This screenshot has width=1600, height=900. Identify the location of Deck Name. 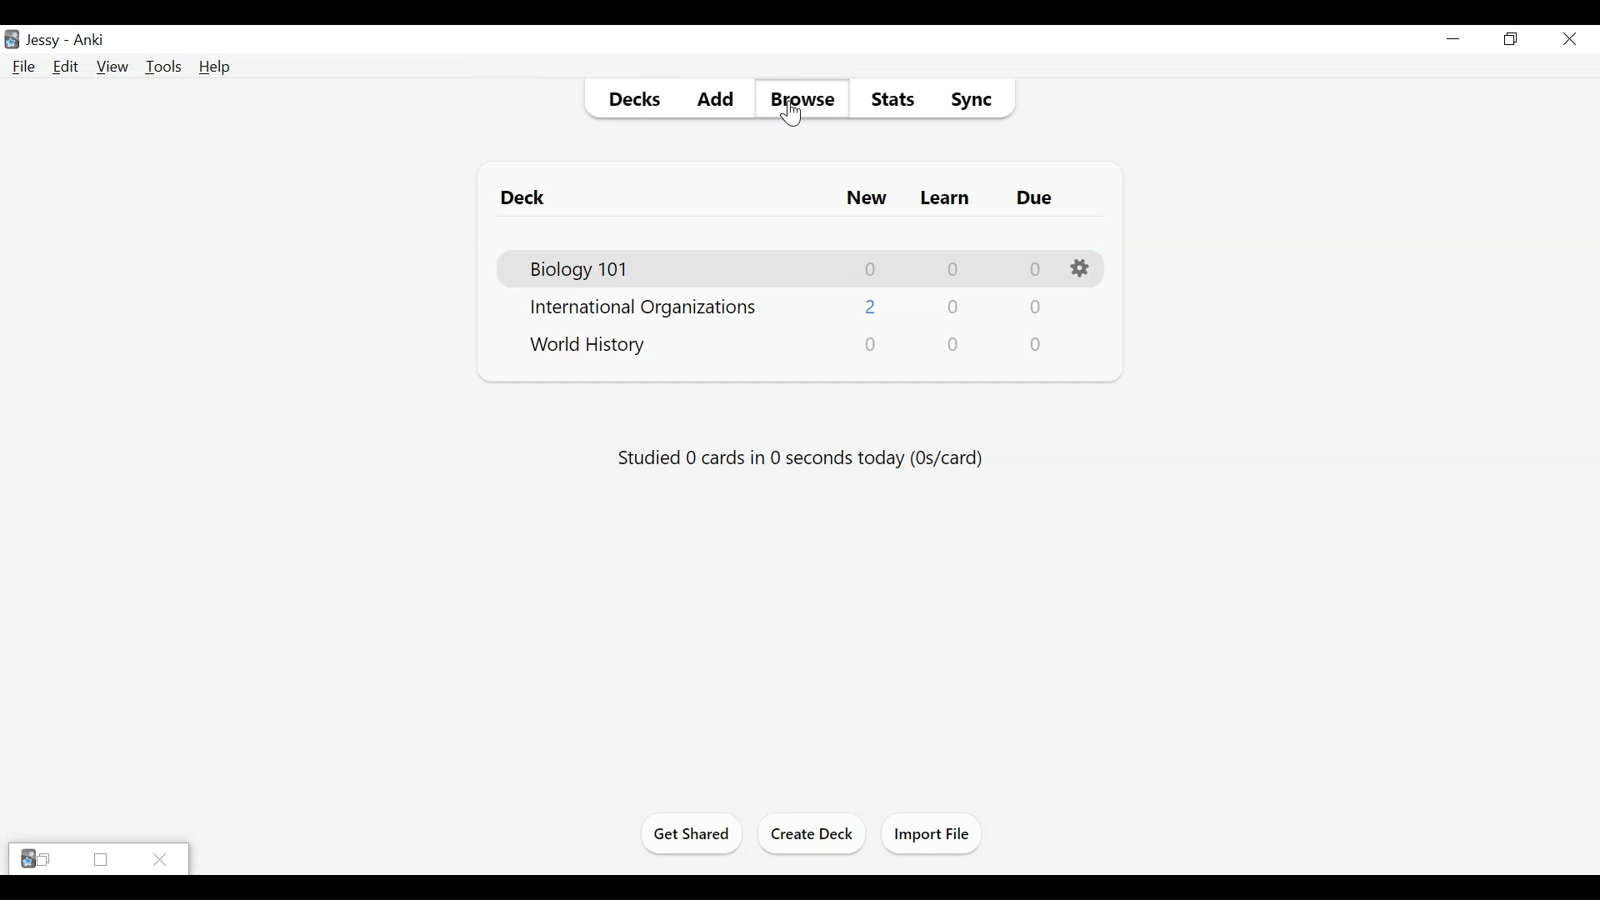
(589, 347).